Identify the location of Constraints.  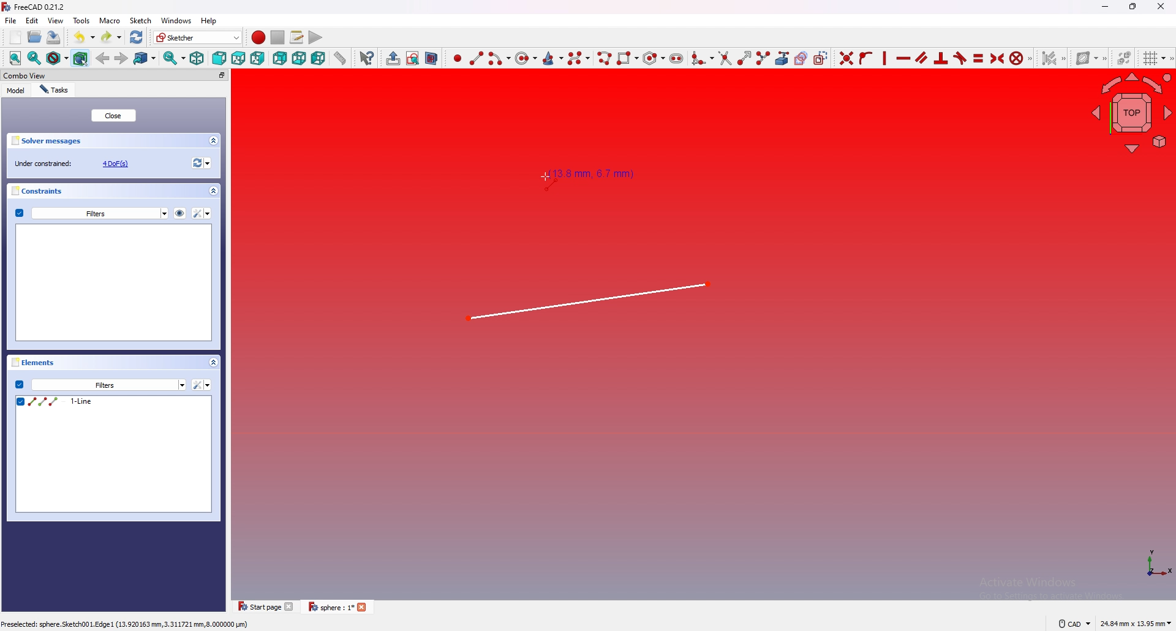
(115, 191).